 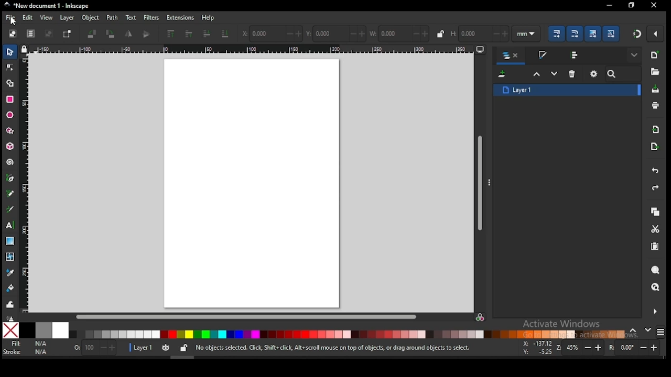 I want to click on calligraphy tool, so click(x=12, y=209).